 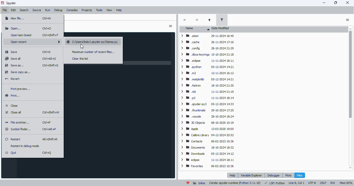 I want to click on print, so click(x=12, y=96).